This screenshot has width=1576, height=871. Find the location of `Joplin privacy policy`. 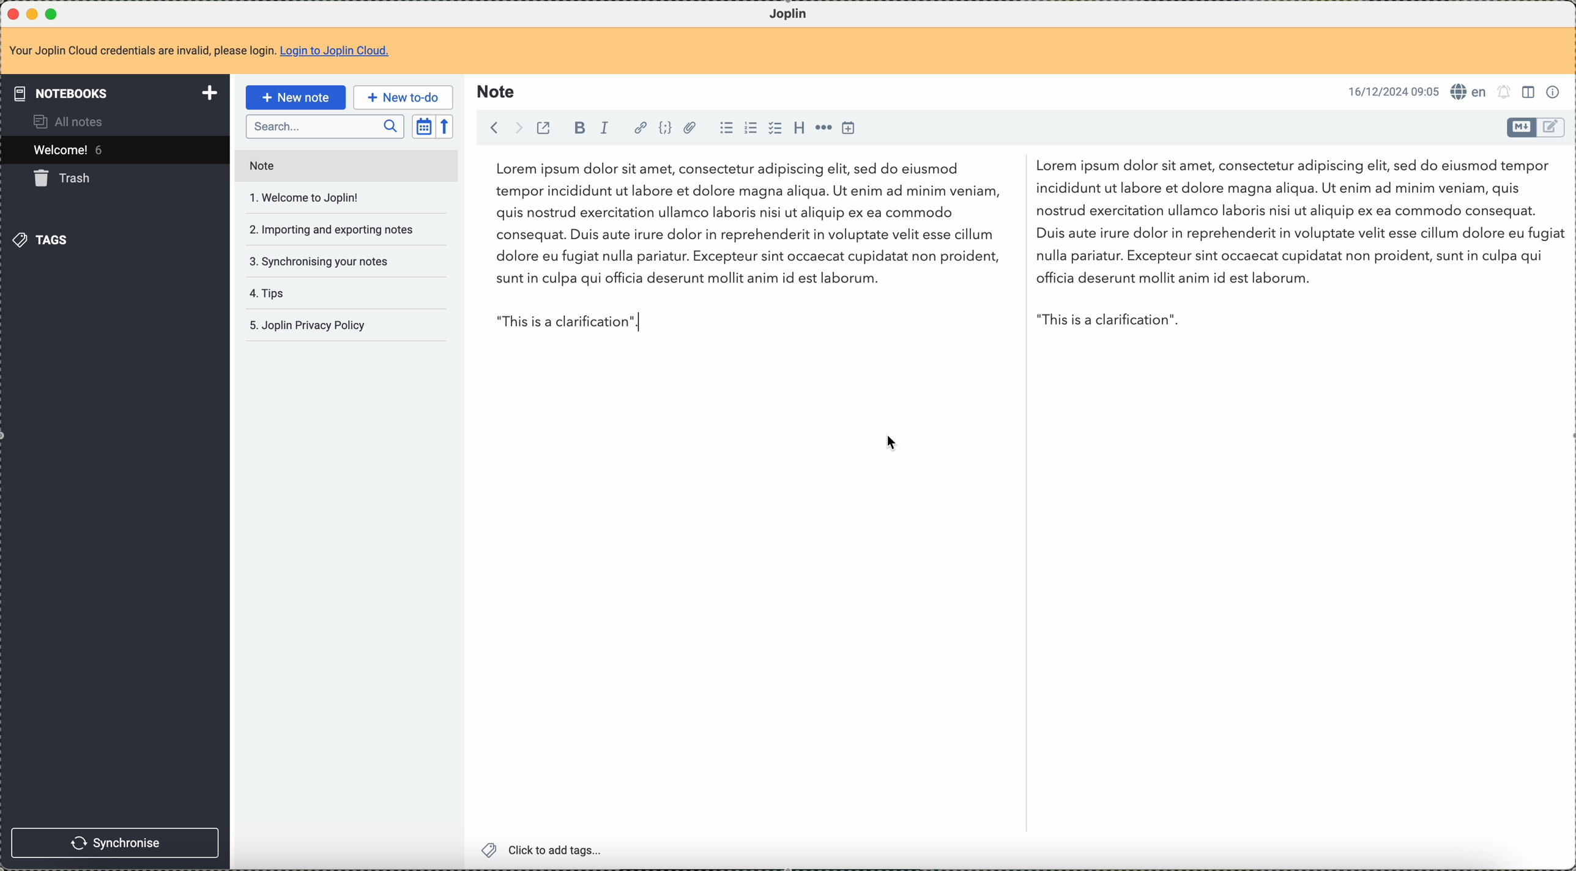

Joplin privacy policy is located at coordinates (309, 324).